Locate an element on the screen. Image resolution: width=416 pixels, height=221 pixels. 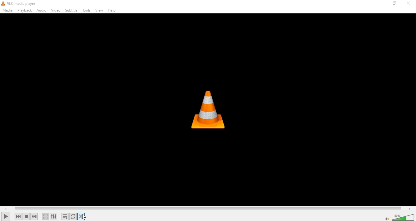
VLC media player icon image is located at coordinates (211, 109).